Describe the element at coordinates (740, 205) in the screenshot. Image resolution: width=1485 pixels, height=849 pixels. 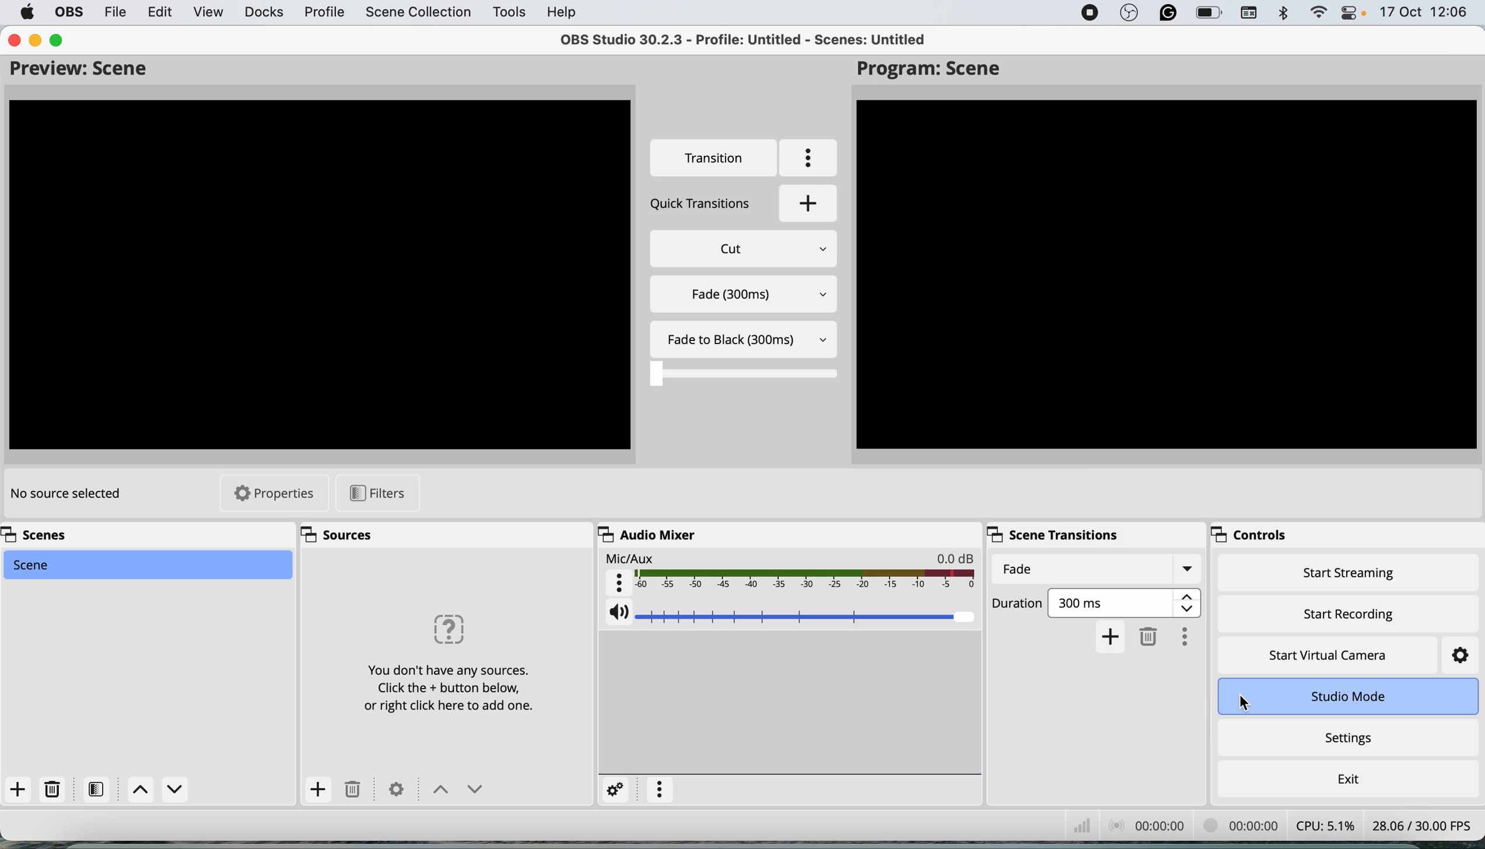
I see `quick transition` at that location.